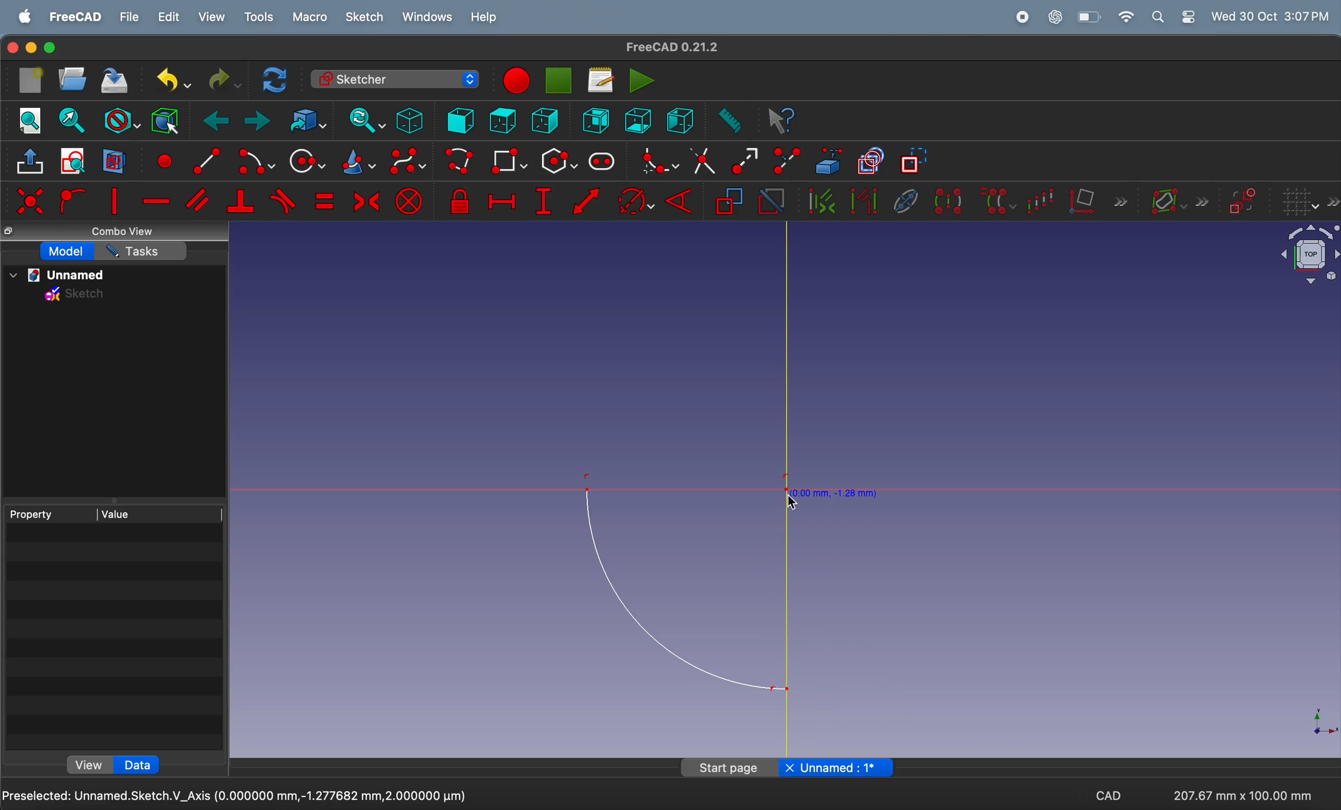 The image size is (1341, 810). What do you see at coordinates (1176, 200) in the screenshot?
I see `show information layer` at bounding box center [1176, 200].